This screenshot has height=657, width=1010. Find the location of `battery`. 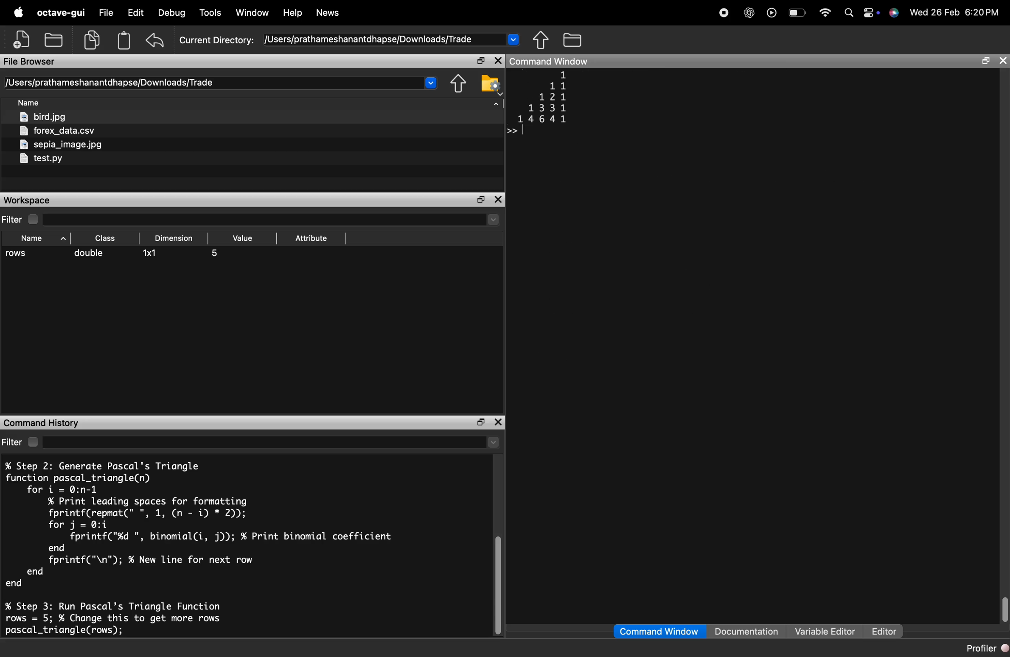

battery is located at coordinates (798, 13).